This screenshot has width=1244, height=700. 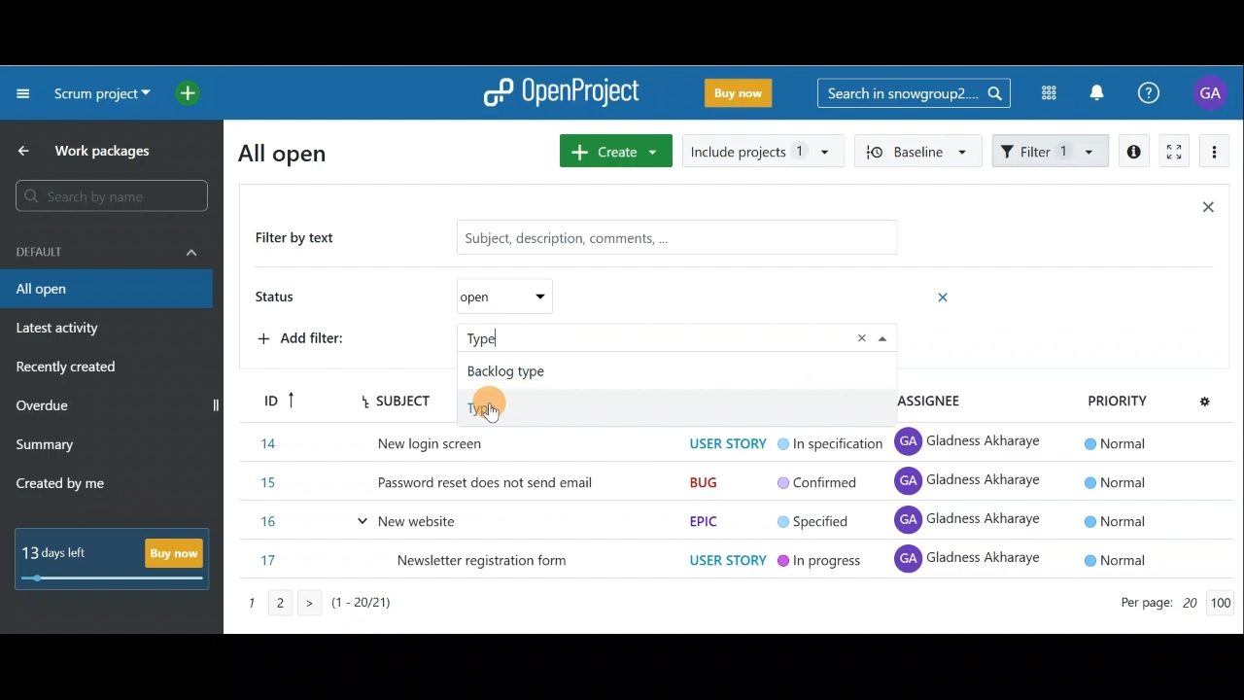 I want to click on Collapse project menu, so click(x=24, y=92).